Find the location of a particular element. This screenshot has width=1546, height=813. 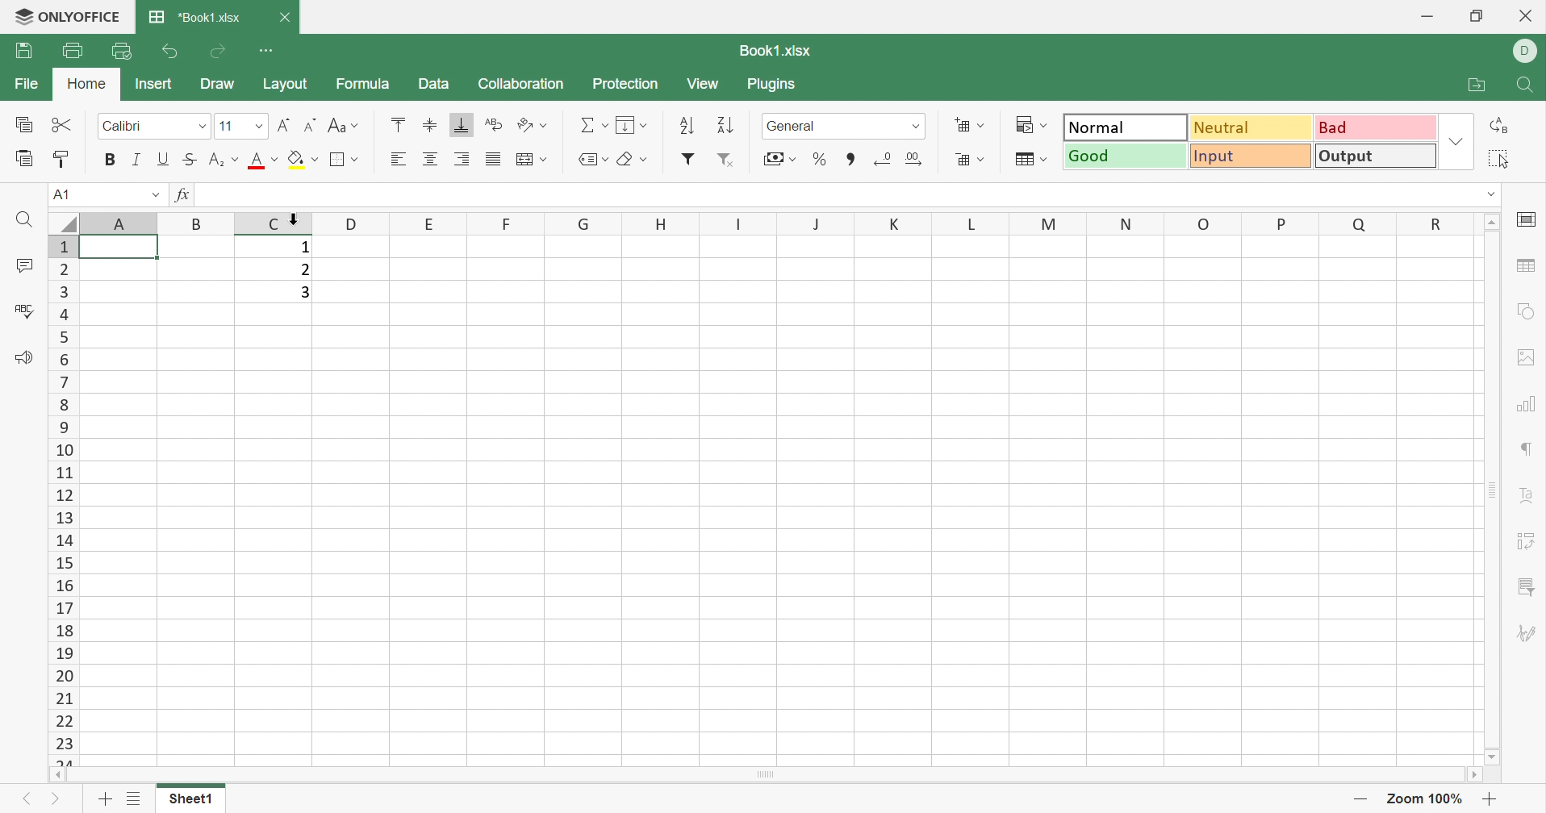

Superscript/Subscript is located at coordinates (215, 160).